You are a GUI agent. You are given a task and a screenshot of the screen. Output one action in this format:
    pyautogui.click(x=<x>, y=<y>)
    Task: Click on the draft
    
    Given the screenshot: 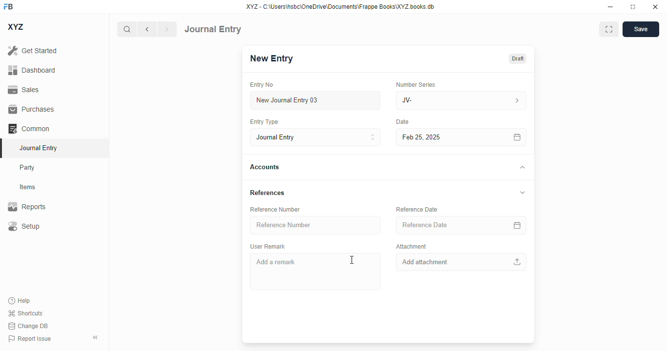 What is the action you would take?
    pyautogui.click(x=518, y=59)
    